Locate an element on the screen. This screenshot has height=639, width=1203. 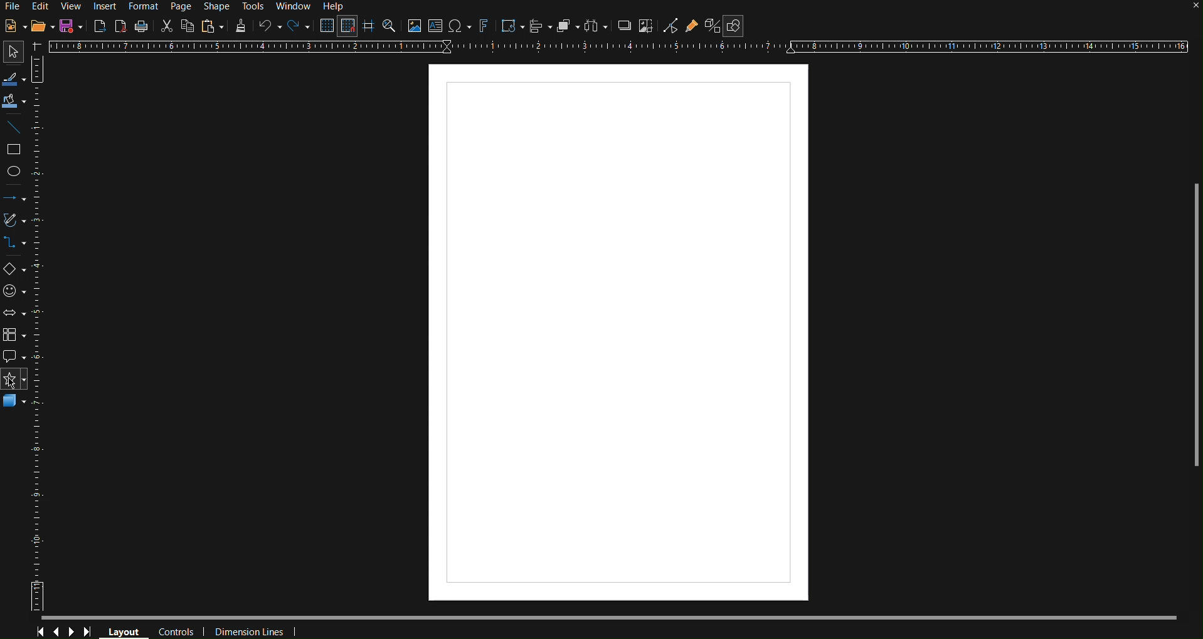
Canvas is located at coordinates (618, 332).